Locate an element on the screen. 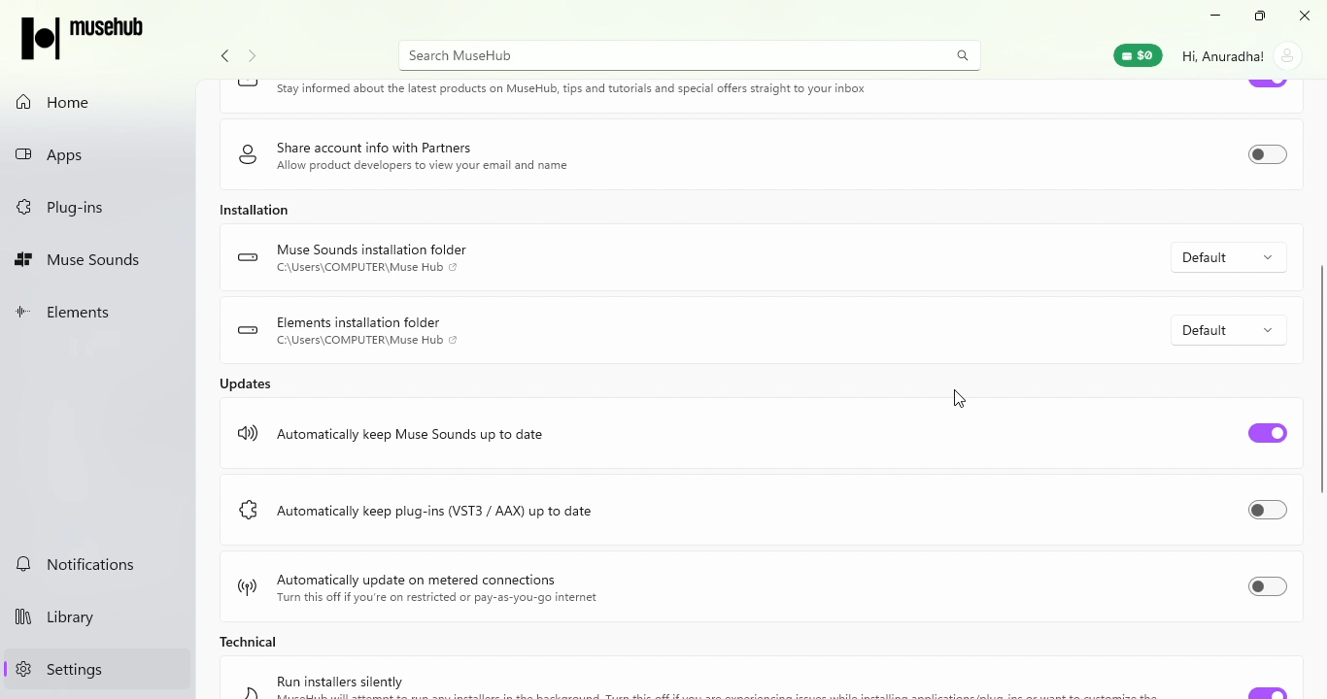 The width and height of the screenshot is (1327, 699). logo is located at coordinates (249, 331).